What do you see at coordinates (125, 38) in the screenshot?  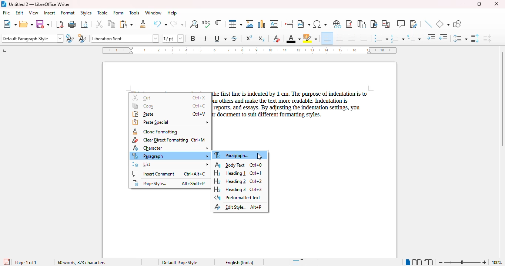 I see `font name` at bounding box center [125, 38].